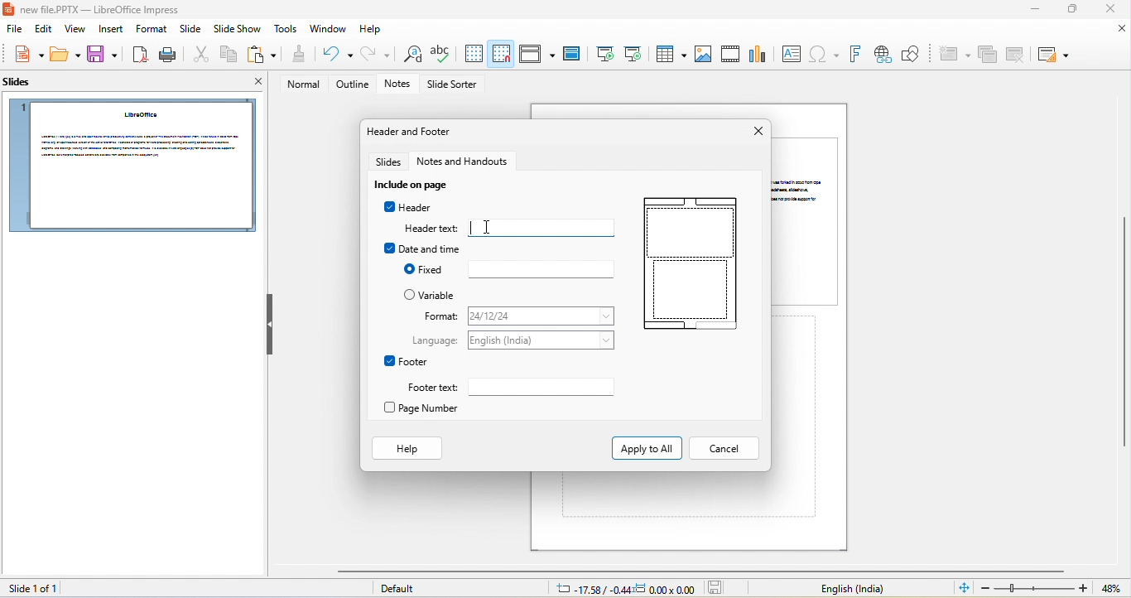 The width and height of the screenshot is (1131, 598). Describe the element at coordinates (407, 207) in the screenshot. I see `Header` at that location.